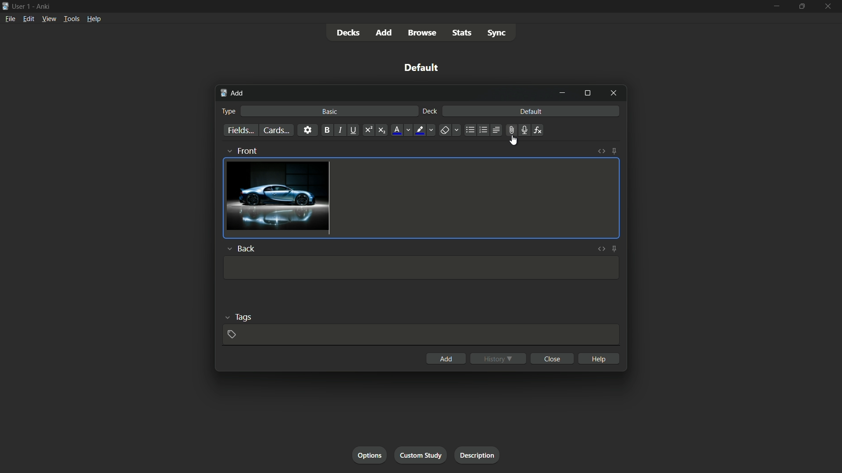 The width and height of the screenshot is (842, 473). Describe the element at coordinates (348, 33) in the screenshot. I see `decks` at that location.